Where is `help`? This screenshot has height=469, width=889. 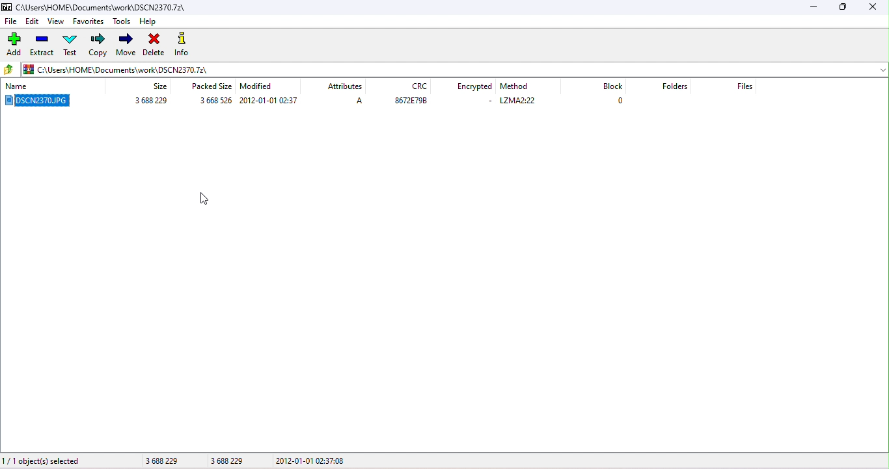 help is located at coordinates (150, 23).